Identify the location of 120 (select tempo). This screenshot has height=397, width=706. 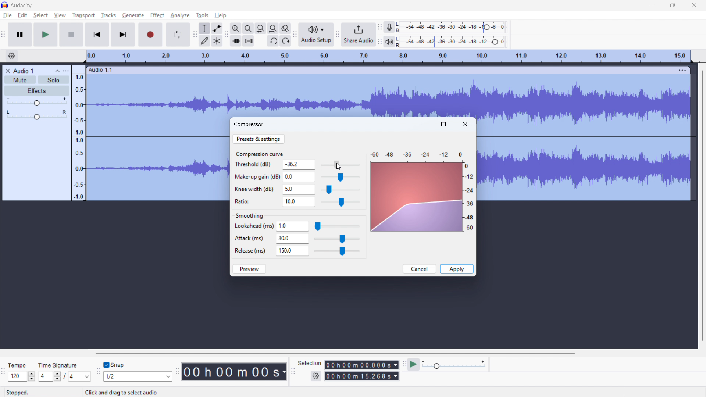
(22, 377).